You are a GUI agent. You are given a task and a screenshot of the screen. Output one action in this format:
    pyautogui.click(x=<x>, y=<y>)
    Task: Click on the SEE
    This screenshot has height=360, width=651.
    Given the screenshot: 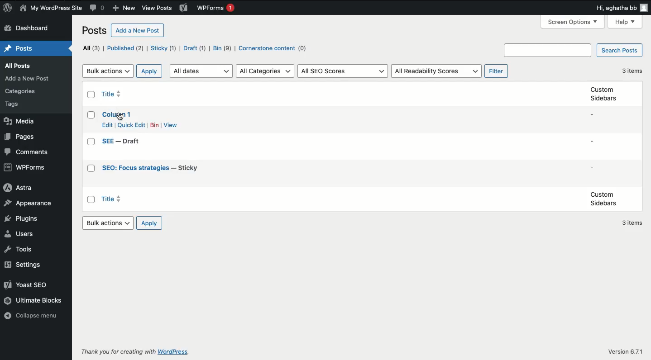 What is the action you would take?
    pyautogui.click(x=133, y=142)
    